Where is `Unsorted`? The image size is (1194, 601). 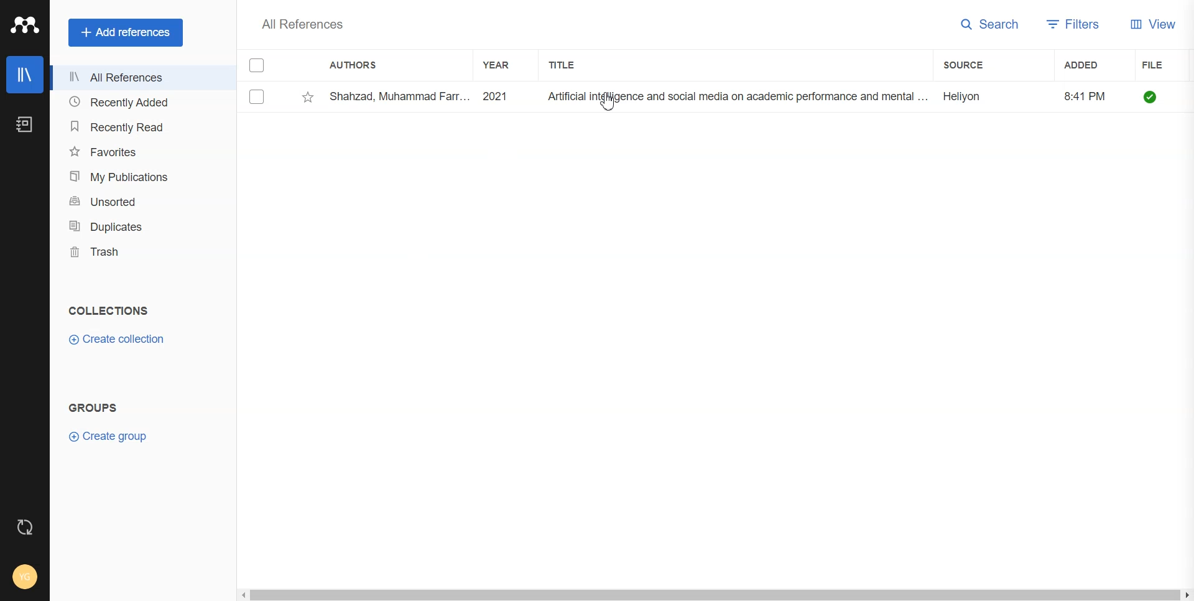 Unsorted is located at coordinates (139, 202).